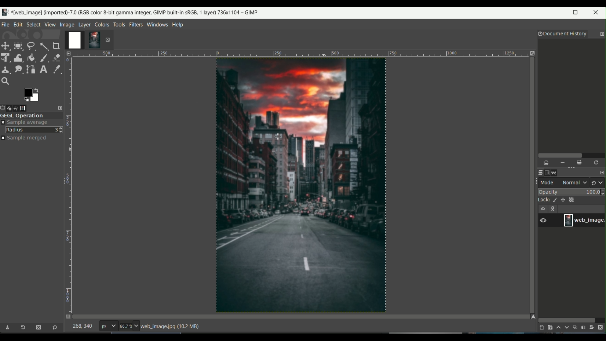 This screenshot has height=341, width=606. What do you see at coordinates (108, 39) in the screenshot?
I see `remove image` at bounding box center [108, 39].